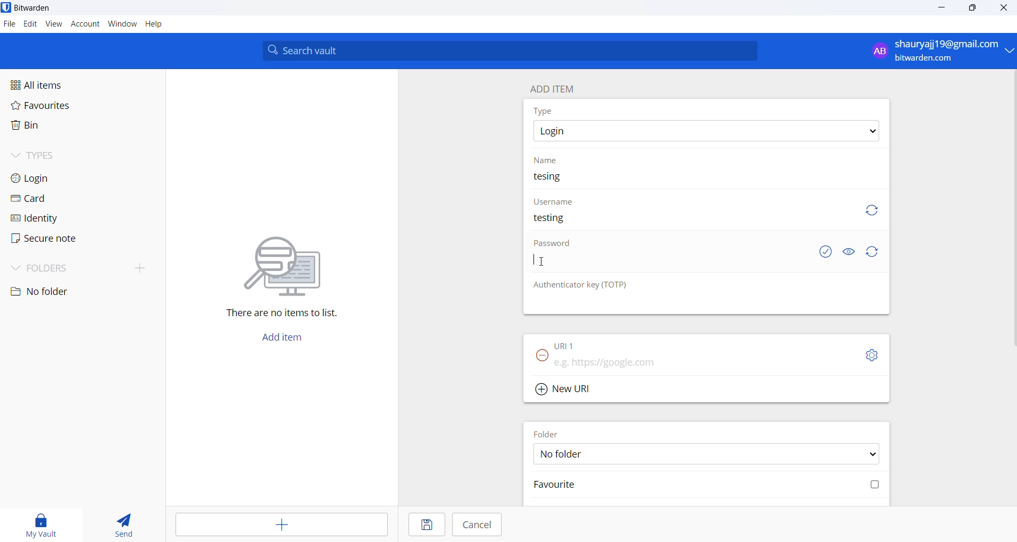 Image resolution: width=1017 pixels, height=542 pixels. I want to click on Type, so click(545, 111).